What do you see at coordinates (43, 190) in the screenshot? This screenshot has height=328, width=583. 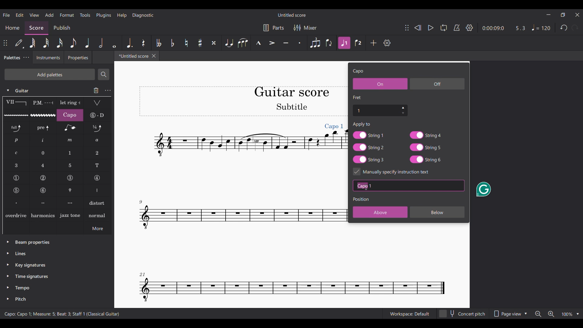 I see `String number 6` at bounding box center [43, 190].